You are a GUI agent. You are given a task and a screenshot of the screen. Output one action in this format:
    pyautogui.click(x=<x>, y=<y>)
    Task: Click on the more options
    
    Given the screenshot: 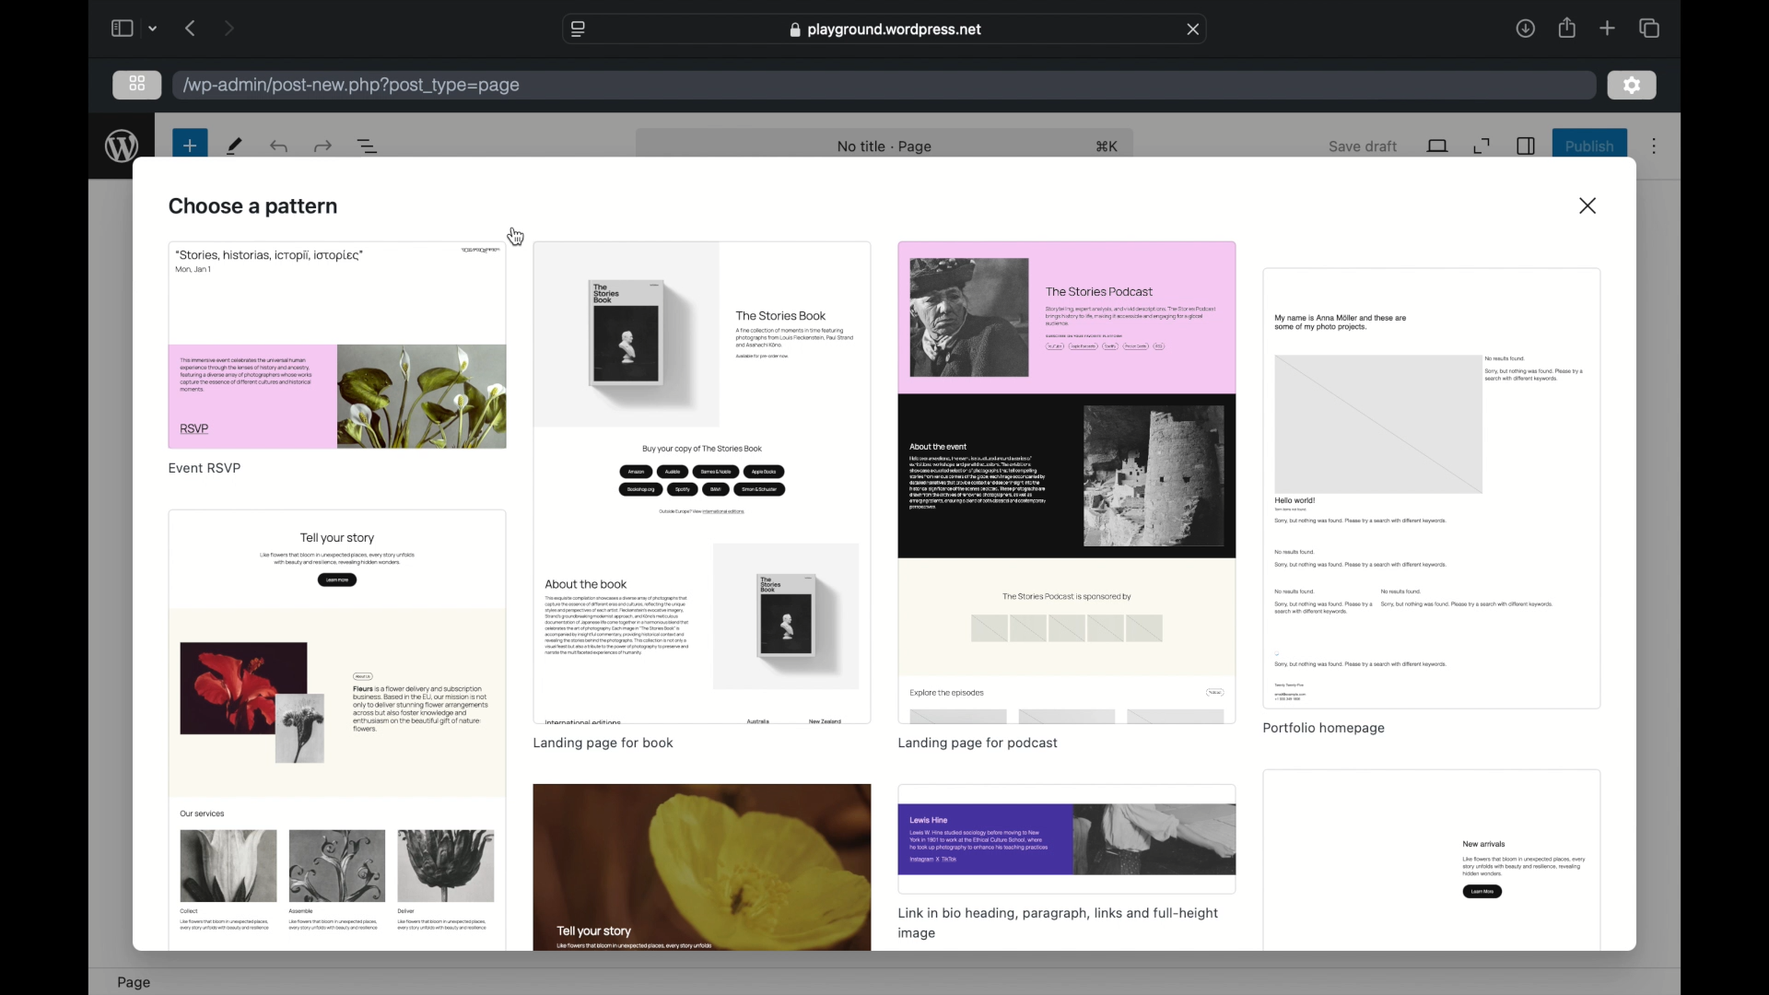 What is the action you would take?
    pyautogui.click(x=1655, y=146)
    